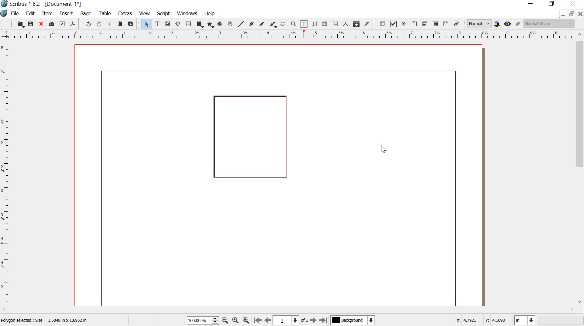 The width and height of the screenshot is (584, 326). What do you see at coordinates (394, 24) in the screenshot?
I see `pdf check box` at bounding box center [394, 24].